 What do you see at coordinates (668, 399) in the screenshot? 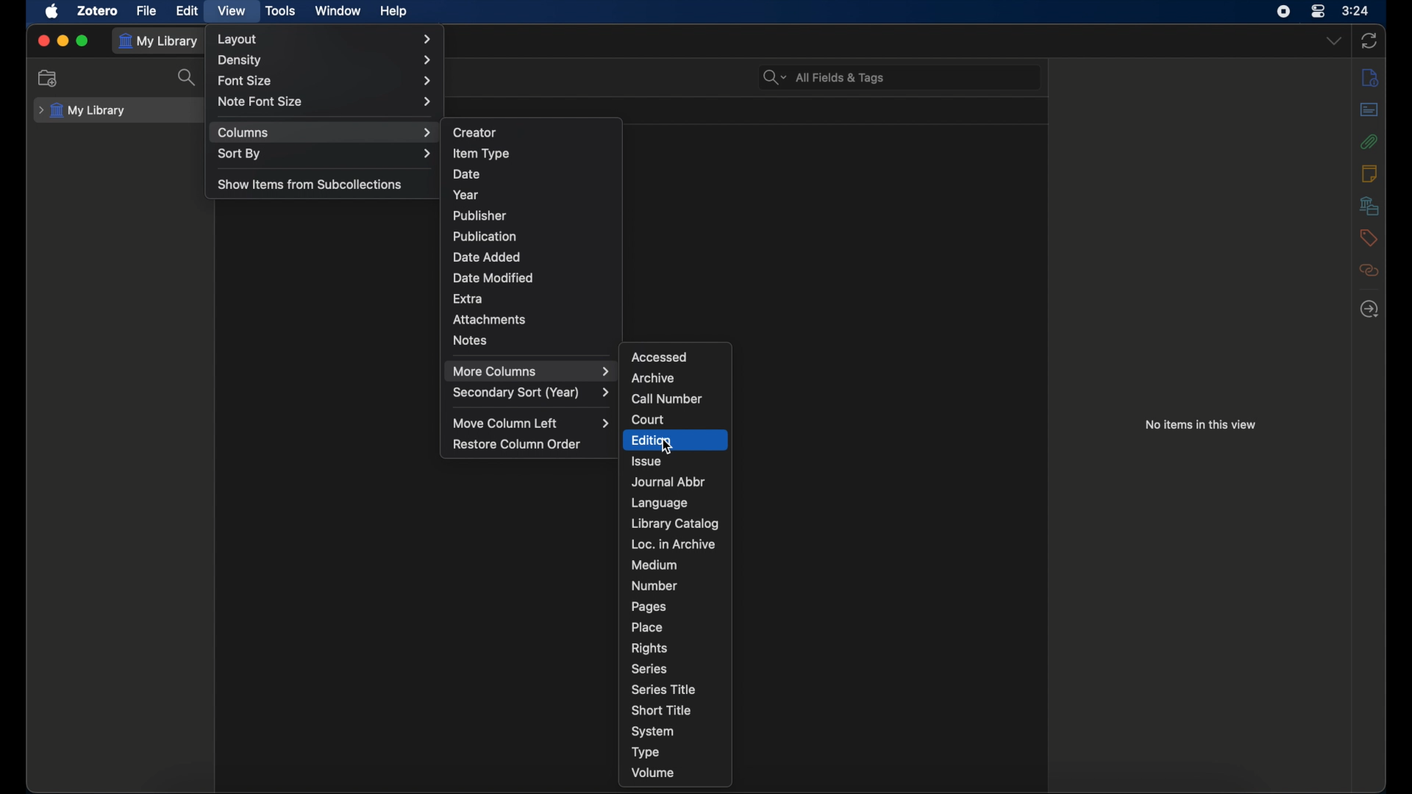
I see `call number` at bounding box center [668, 399].